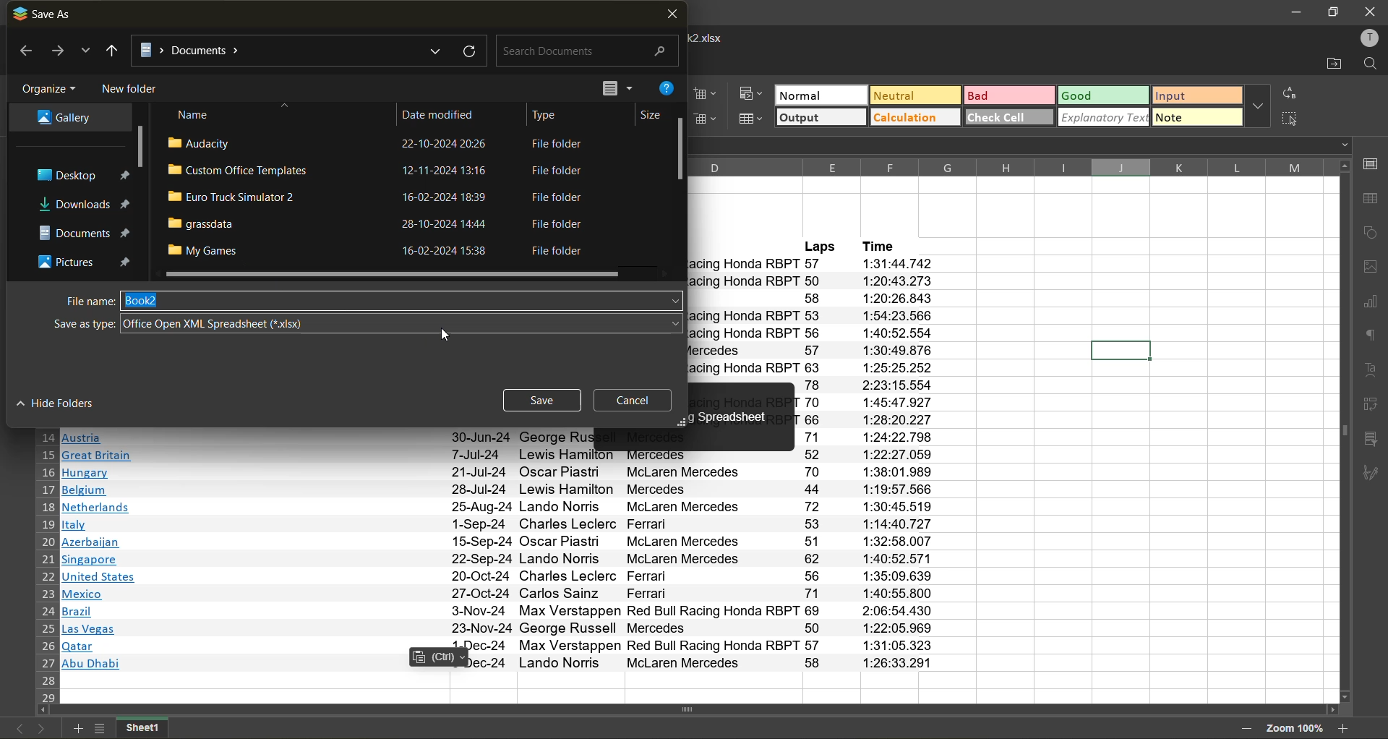 This screenshot has width=1388, height=739. What do you see at coordinates (1294, 120) in the screenshot?
I see `select all` at bounding box center [1294, 120].